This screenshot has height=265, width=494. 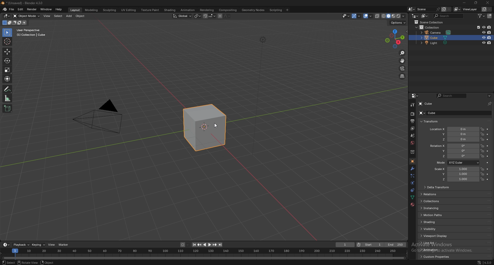 I want to click on rendering, so click(x=207, y=10).